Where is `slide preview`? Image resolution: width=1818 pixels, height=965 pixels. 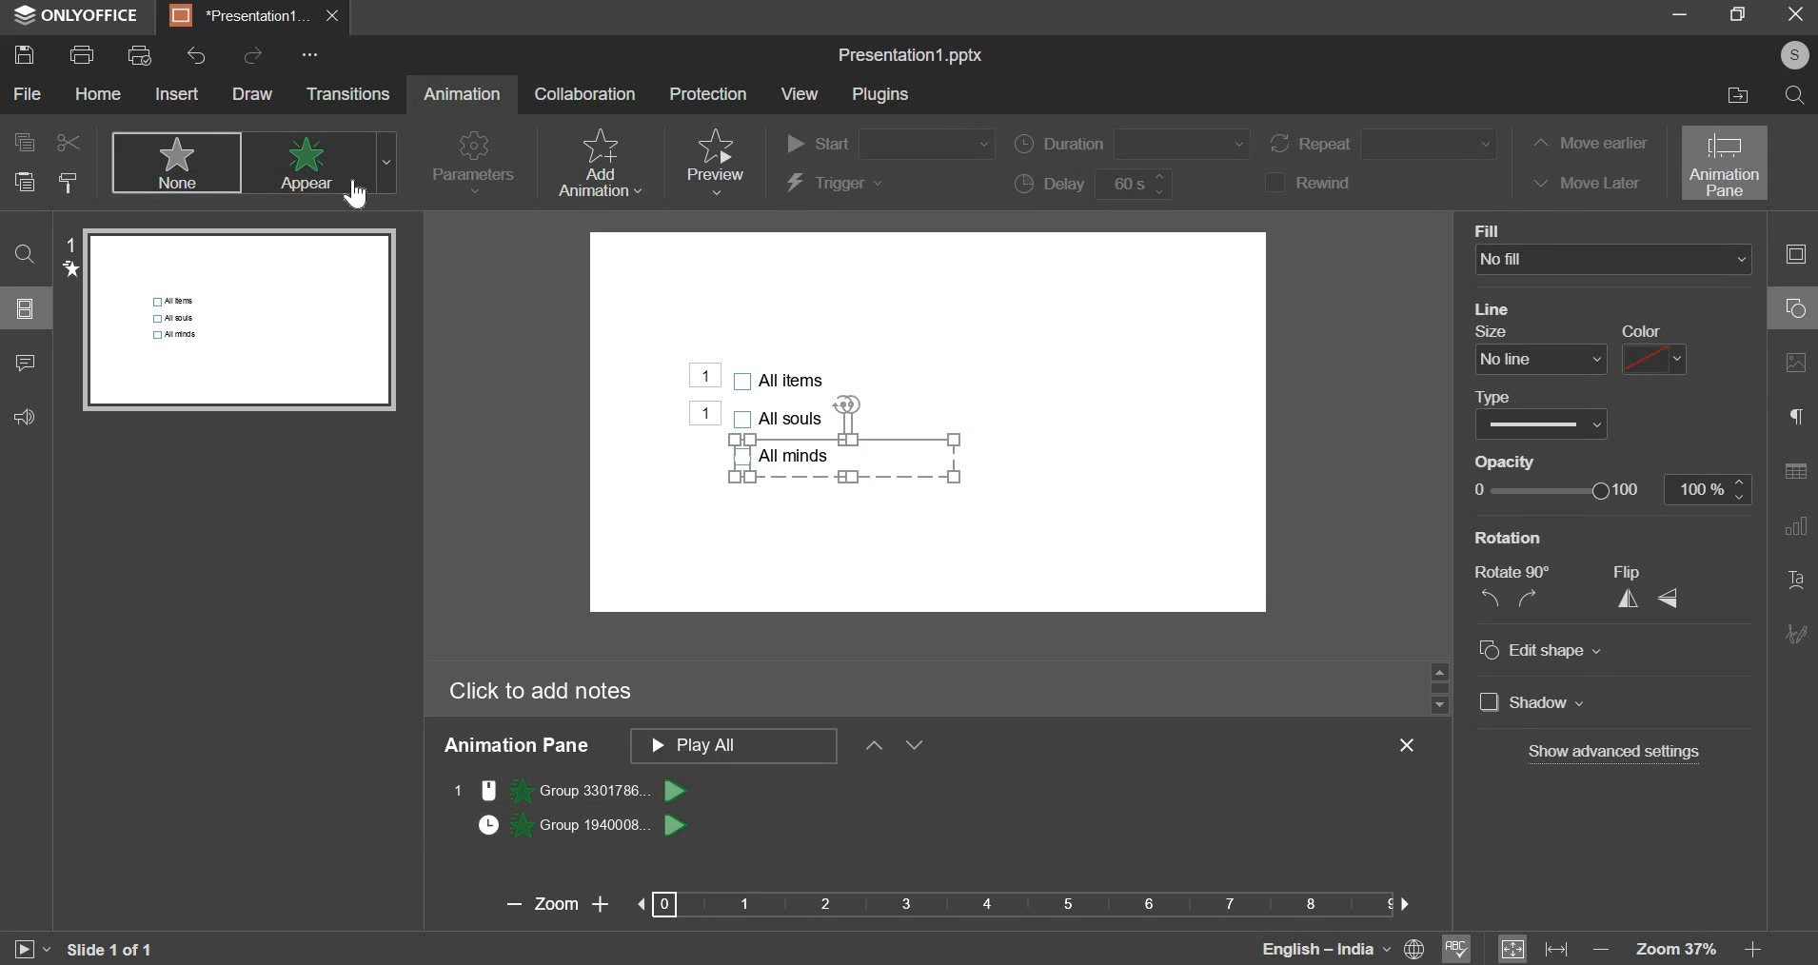 slide preview is located at coordinates (241, 319).